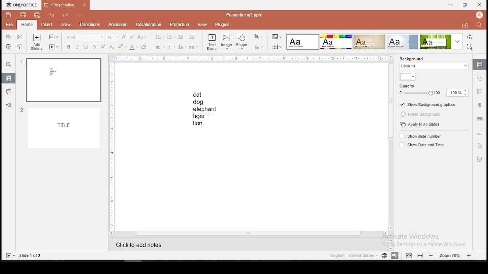 This screenshot has height=274, width=488. I want to click on replace, so click(470, 37).